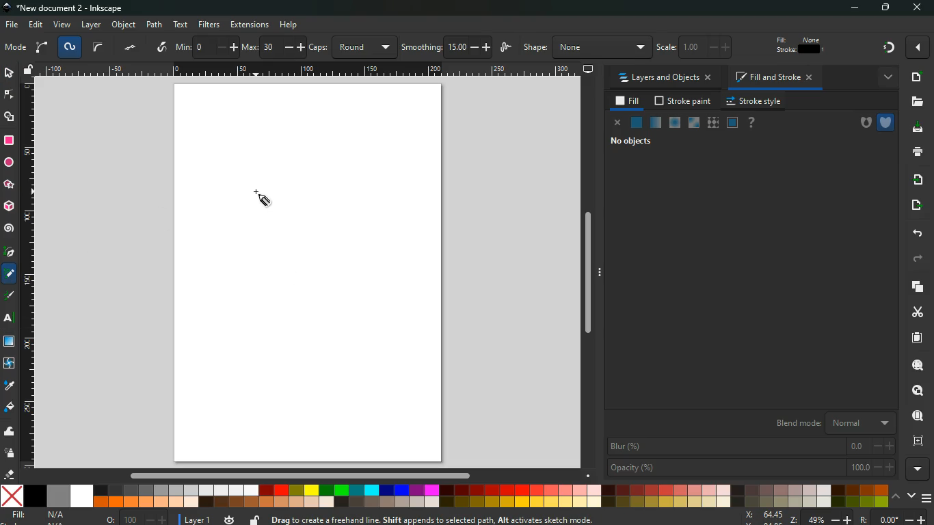 The height and width of the screenshot is (525, 934). Describe the element at coordinates (919, 259) in the screenshot. I see `forward` at that location.